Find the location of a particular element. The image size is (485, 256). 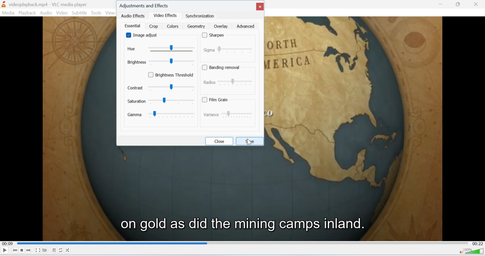

Playbar is located at coordinates (242, 243).